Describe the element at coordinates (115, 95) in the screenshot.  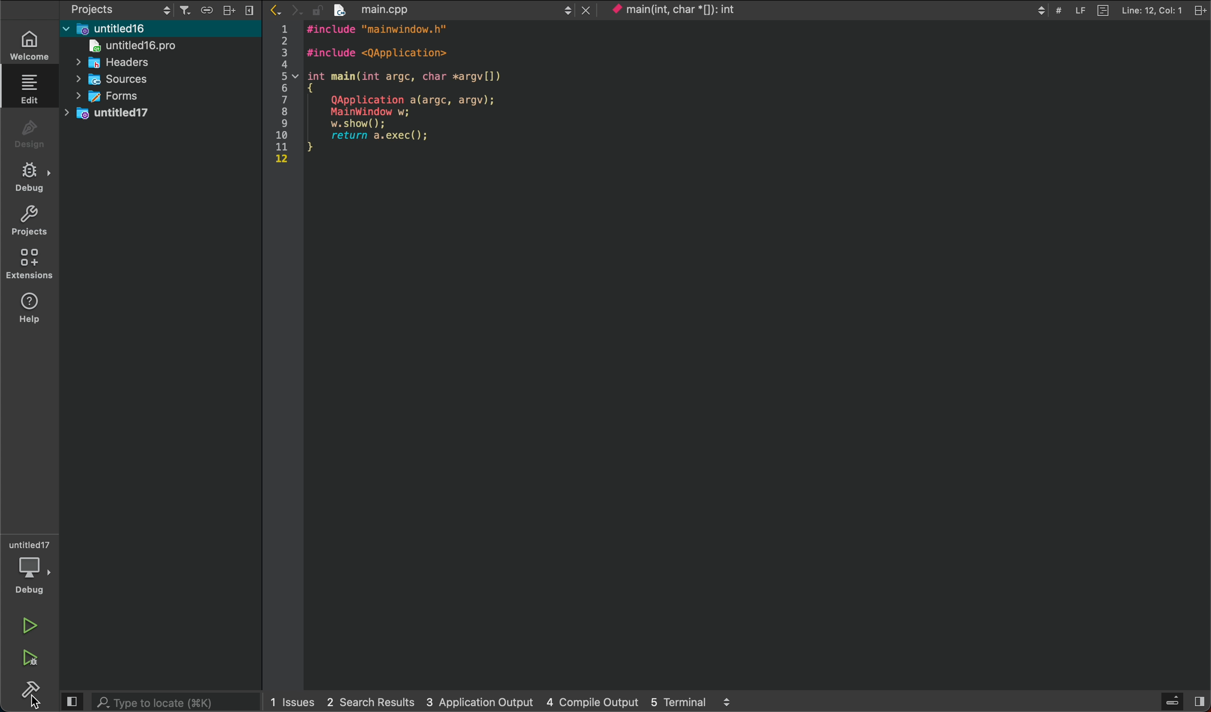
I see `forms` at that location.